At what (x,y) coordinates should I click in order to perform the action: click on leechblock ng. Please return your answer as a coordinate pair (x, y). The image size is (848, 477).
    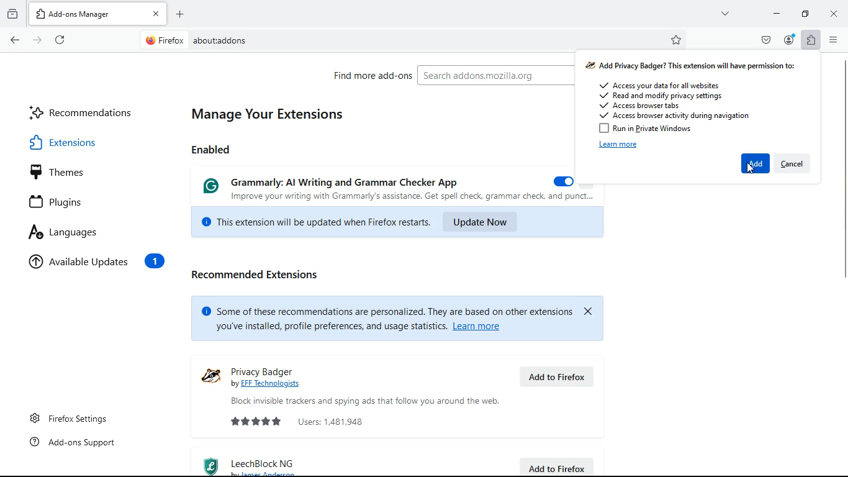
    Looking at the image, I should click on (266, 463).